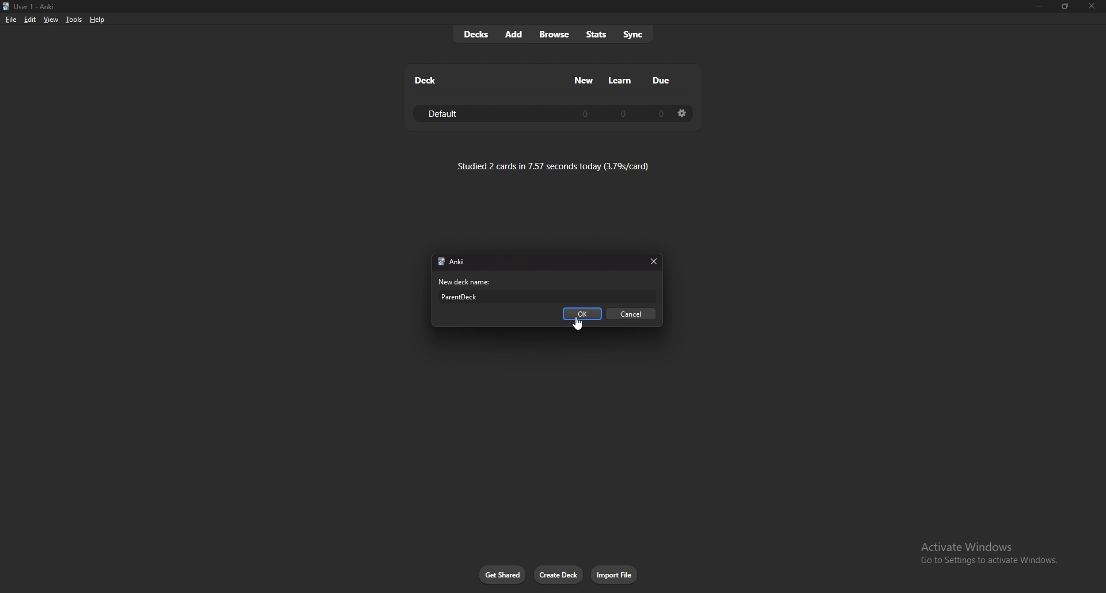  What do you see at coordinates (440, 262) in the screenshot?
I see `logo` at bounding box center [440, 262].